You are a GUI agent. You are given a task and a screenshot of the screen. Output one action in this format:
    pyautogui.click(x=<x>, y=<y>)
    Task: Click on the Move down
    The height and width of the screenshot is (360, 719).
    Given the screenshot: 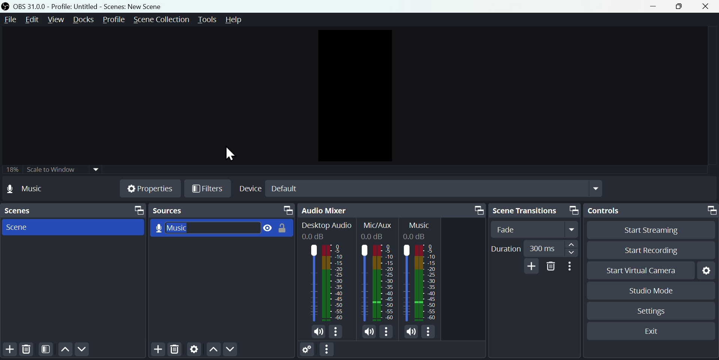 What is the action you would take?
    pyautogui.click(x=231, y=350)
    